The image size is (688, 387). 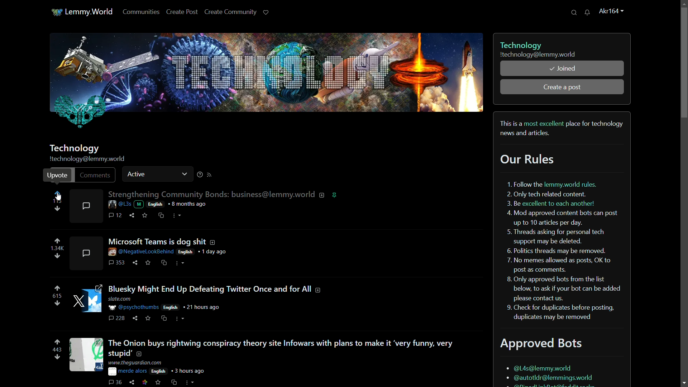 What do you see at coordinates (117, 382) in the screenshot?
I see `comments` at bounding box center [117, 382].